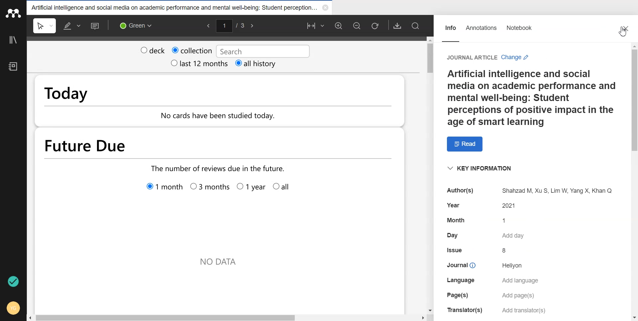 The image size is (638, 321). I want to click on 3 months, so click(209, 188).